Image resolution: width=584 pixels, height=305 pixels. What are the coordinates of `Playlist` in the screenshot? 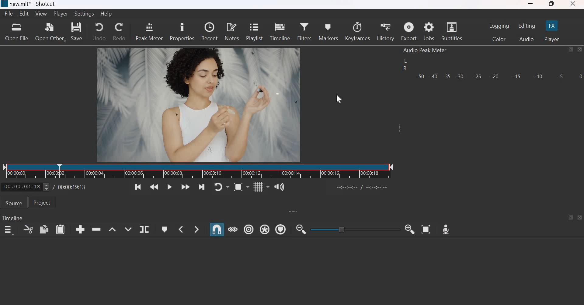 It's located at (255, 31).